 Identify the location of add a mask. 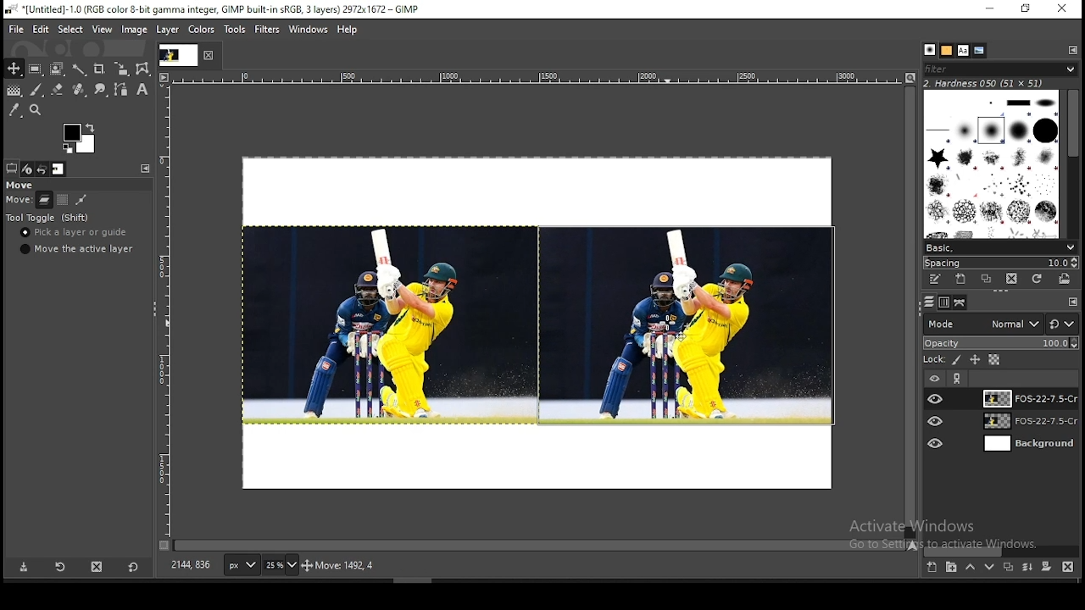
(1044, 568).